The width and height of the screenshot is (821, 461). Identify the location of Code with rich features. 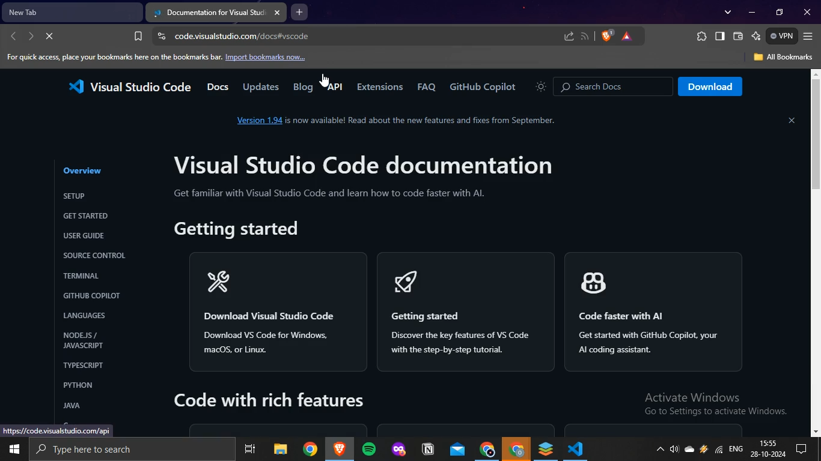
(273, 399).